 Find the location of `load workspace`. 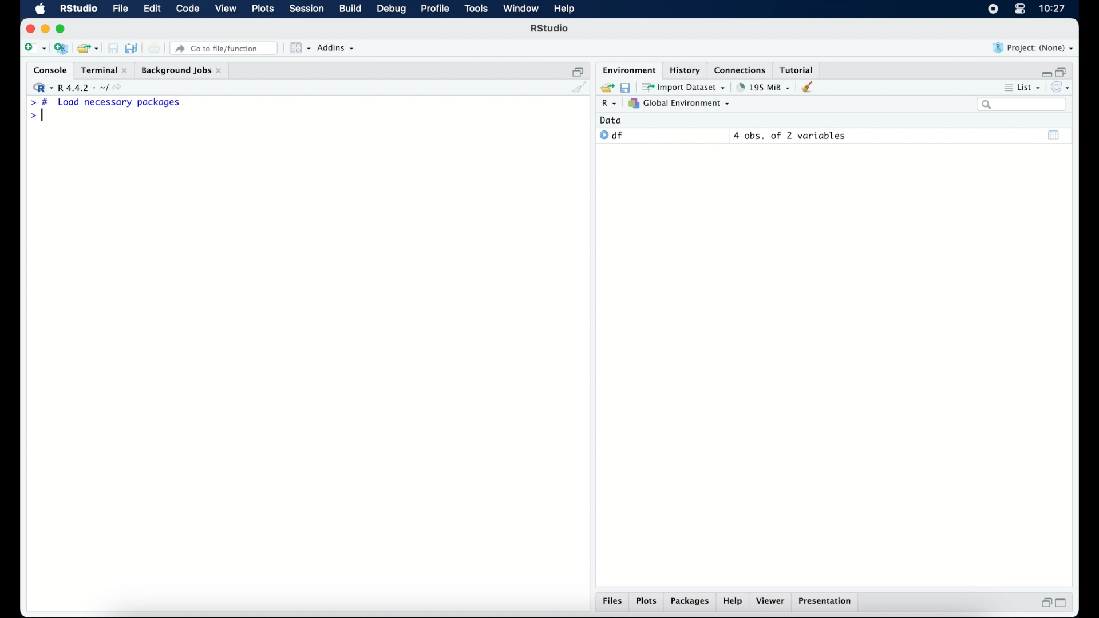

load workspace is located at coordinates (606, 86).